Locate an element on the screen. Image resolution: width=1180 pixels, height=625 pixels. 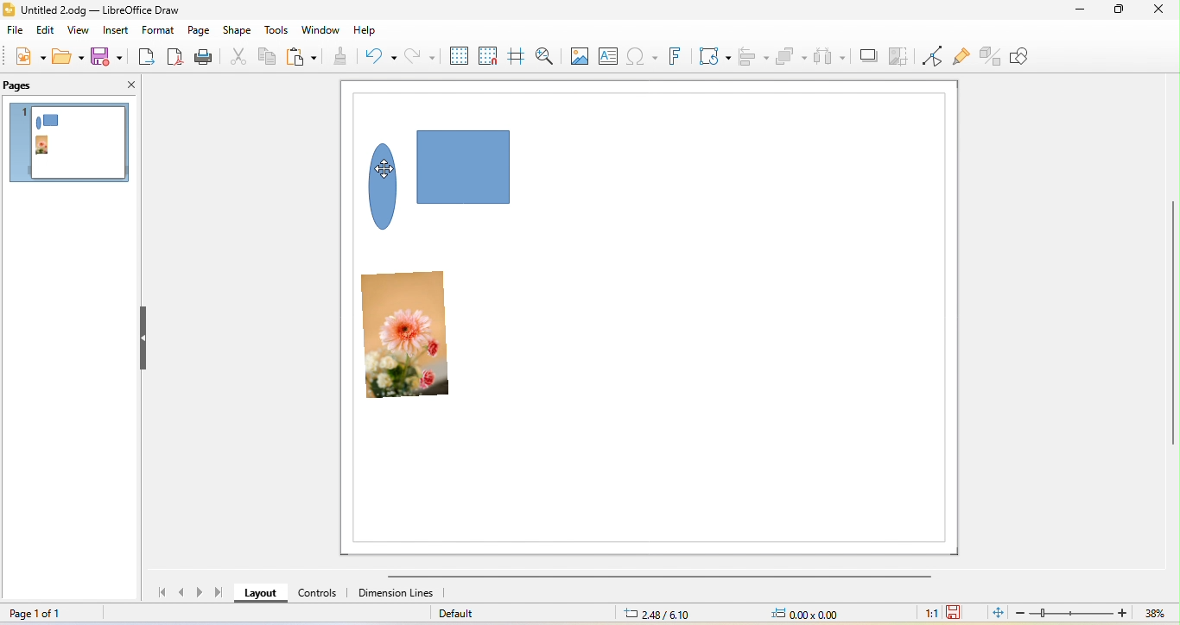
show draw function is located at coordinates (1030, 58).